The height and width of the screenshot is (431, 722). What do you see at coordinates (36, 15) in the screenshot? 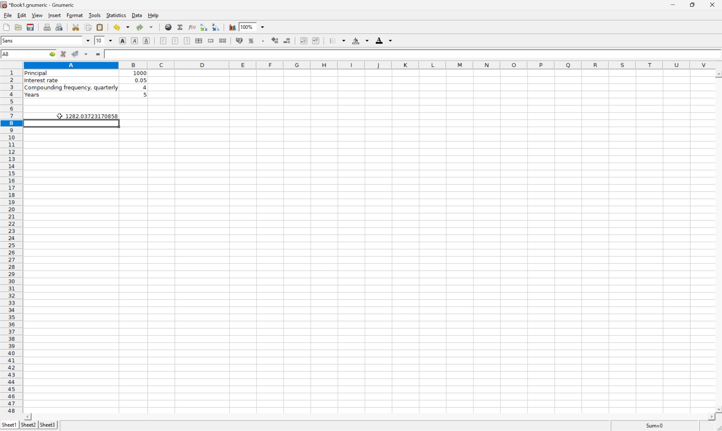
I see `view` at bounding box center [36, 15].